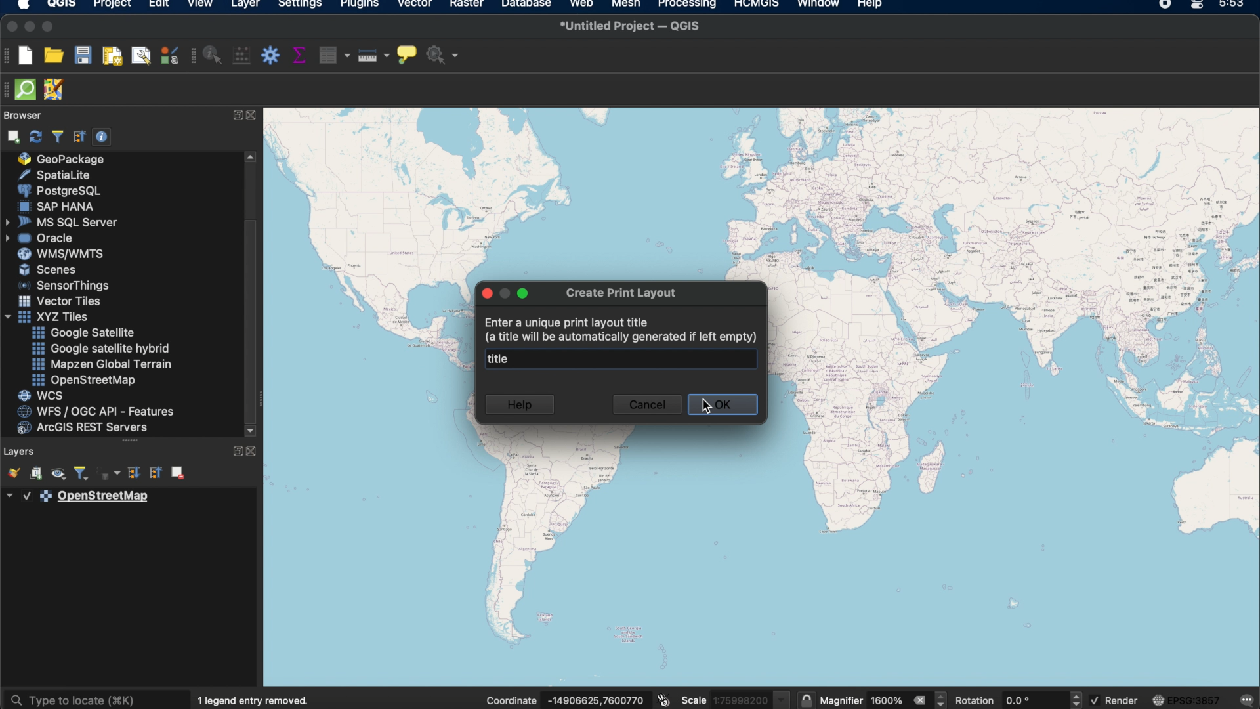  Describe the element at coordinates (254, 700) in the screenshot. I see `1 legend entry removed` at that location.